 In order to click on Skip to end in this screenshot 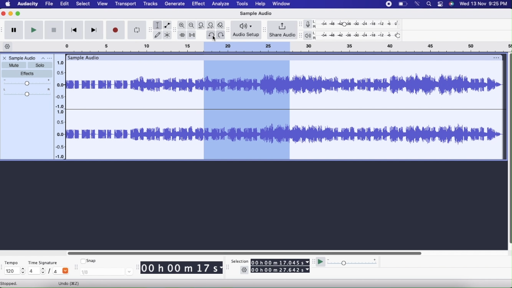, I will do `click(95, 30)`.